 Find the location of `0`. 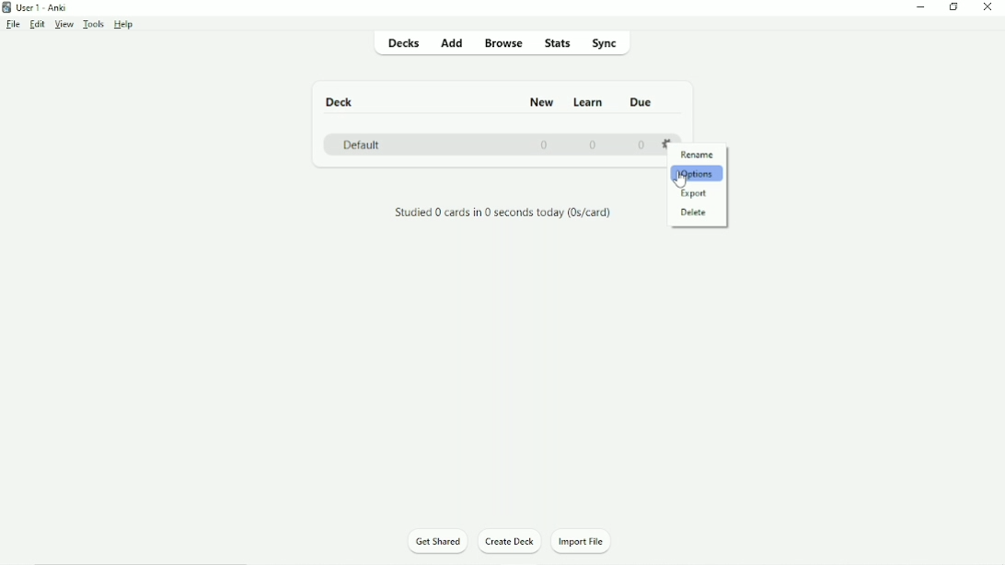

0 is located at coordinates (546, 144).